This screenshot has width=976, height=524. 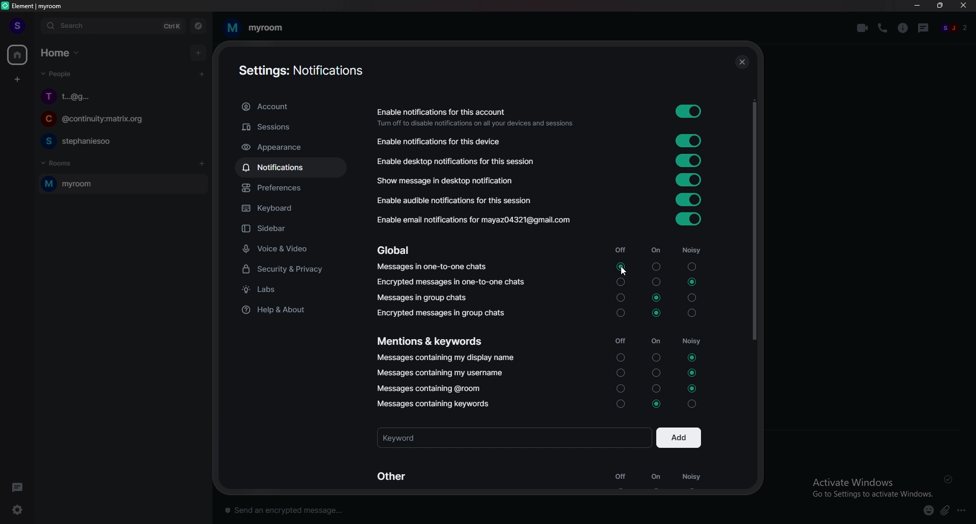 What do you see at coordinates (690, 219) in the screenshot?
I see `toggle` at bounding box center [690, 219].